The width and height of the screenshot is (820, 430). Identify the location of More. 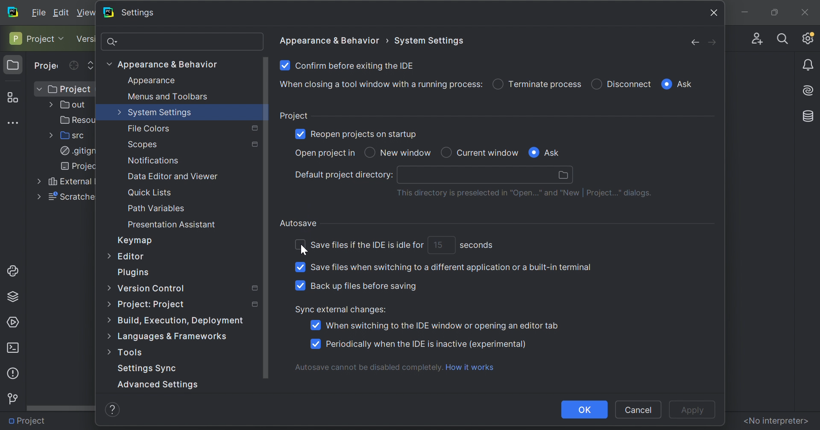
(109, 338).